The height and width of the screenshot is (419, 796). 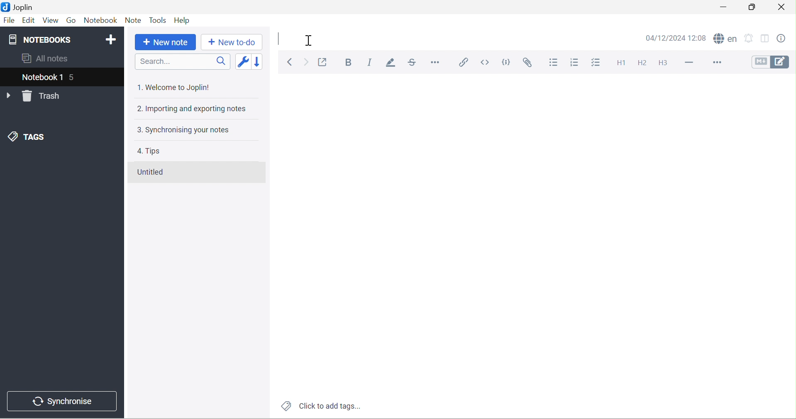 I want to click on 3. Synchronising your notes, so click(x=188, y=130).